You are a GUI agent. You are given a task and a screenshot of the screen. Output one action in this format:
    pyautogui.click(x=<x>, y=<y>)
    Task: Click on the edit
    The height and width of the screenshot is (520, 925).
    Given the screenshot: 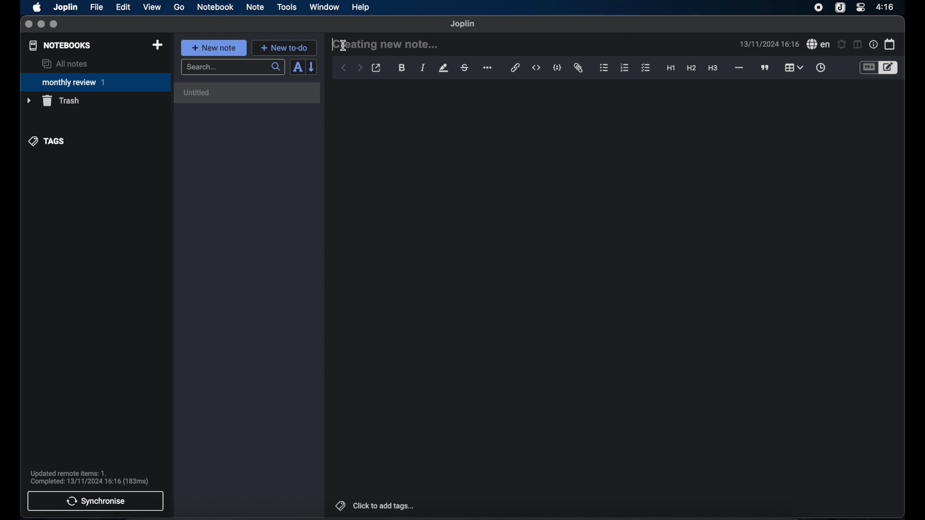 What is the action you would take?
    pyautogui.click(x=124, y=7)
    